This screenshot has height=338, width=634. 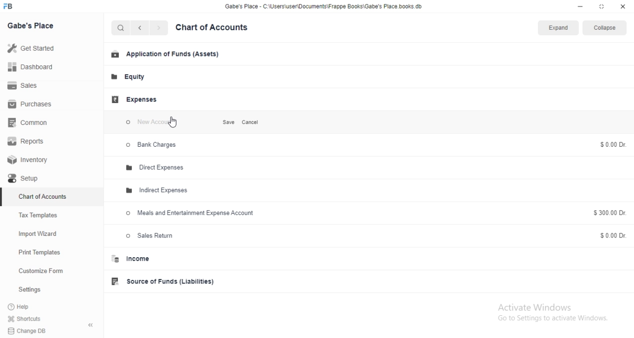 I want to click on Cursor, so click(x=179, y=123).